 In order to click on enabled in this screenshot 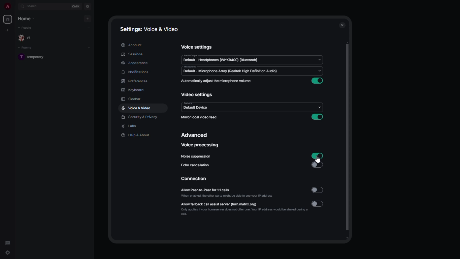, I will do `click(318, 117)`.